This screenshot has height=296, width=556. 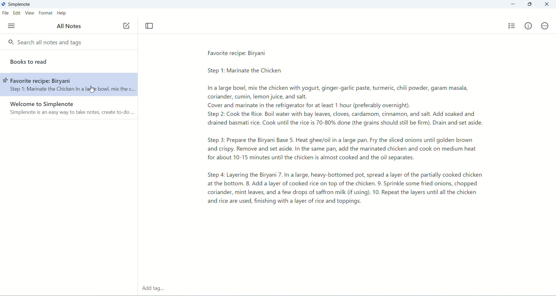 I want to click on format, so click(x=45, y=14).